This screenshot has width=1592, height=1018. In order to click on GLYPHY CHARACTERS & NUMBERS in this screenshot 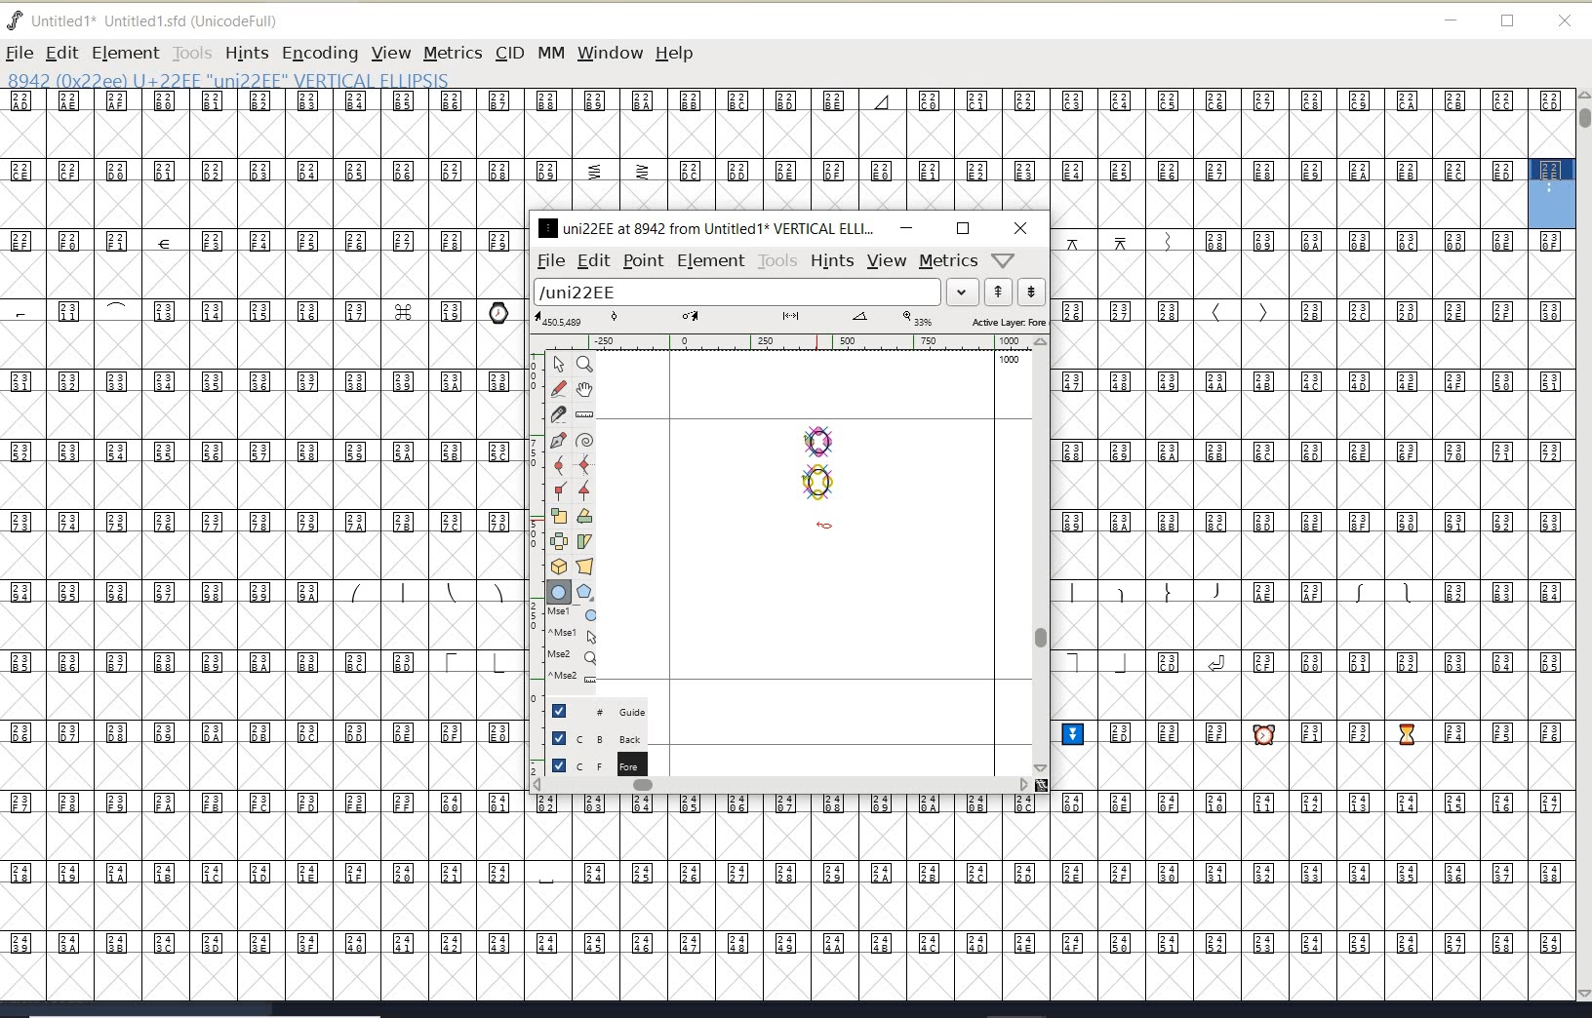, I will do `click(1315, 614)`.